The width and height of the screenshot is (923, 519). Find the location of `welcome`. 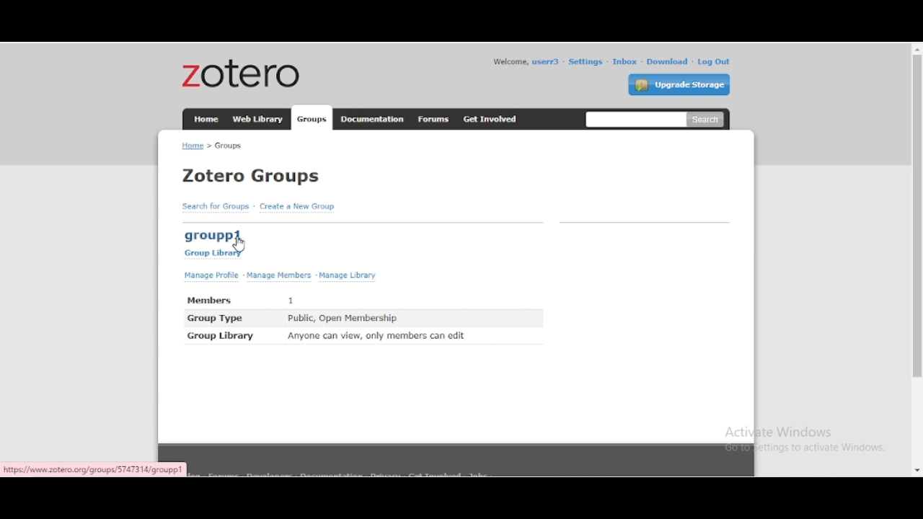

welcome is located at coordinates (509, 62).